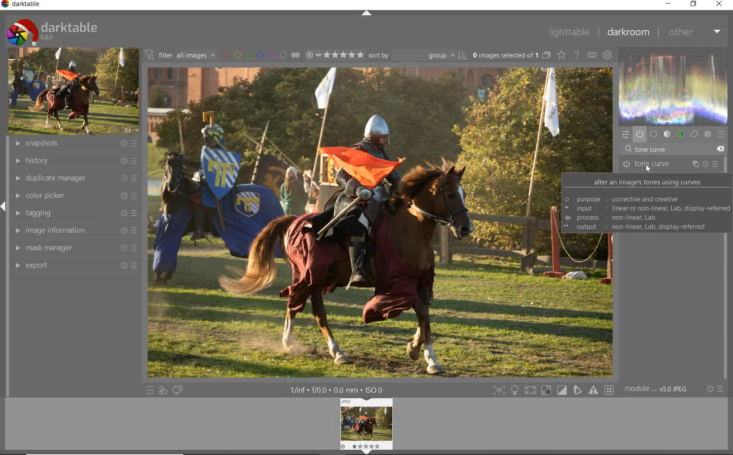 This screenshot has height=455, width=733. Describe the element at coordinates (77, 144) in the screenshot. I see `snapshots` at that location.